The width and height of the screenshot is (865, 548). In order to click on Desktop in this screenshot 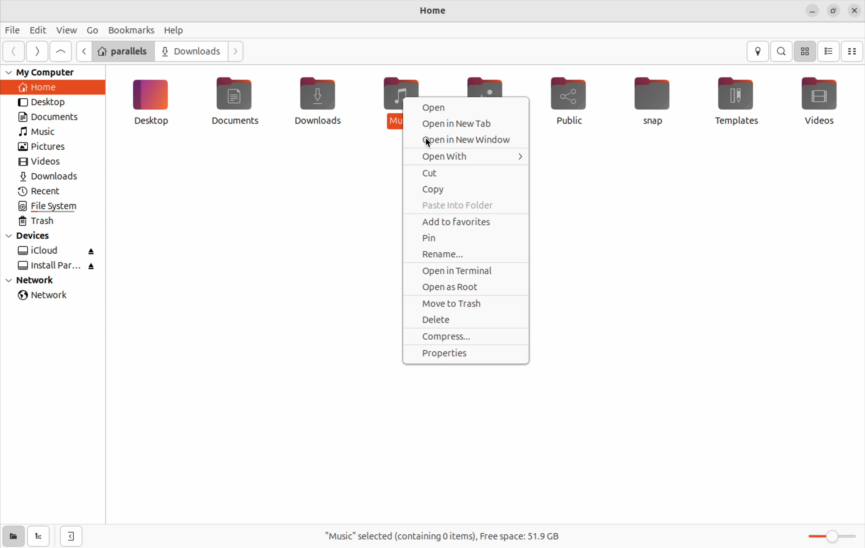, I will do `click(153, 107)`.